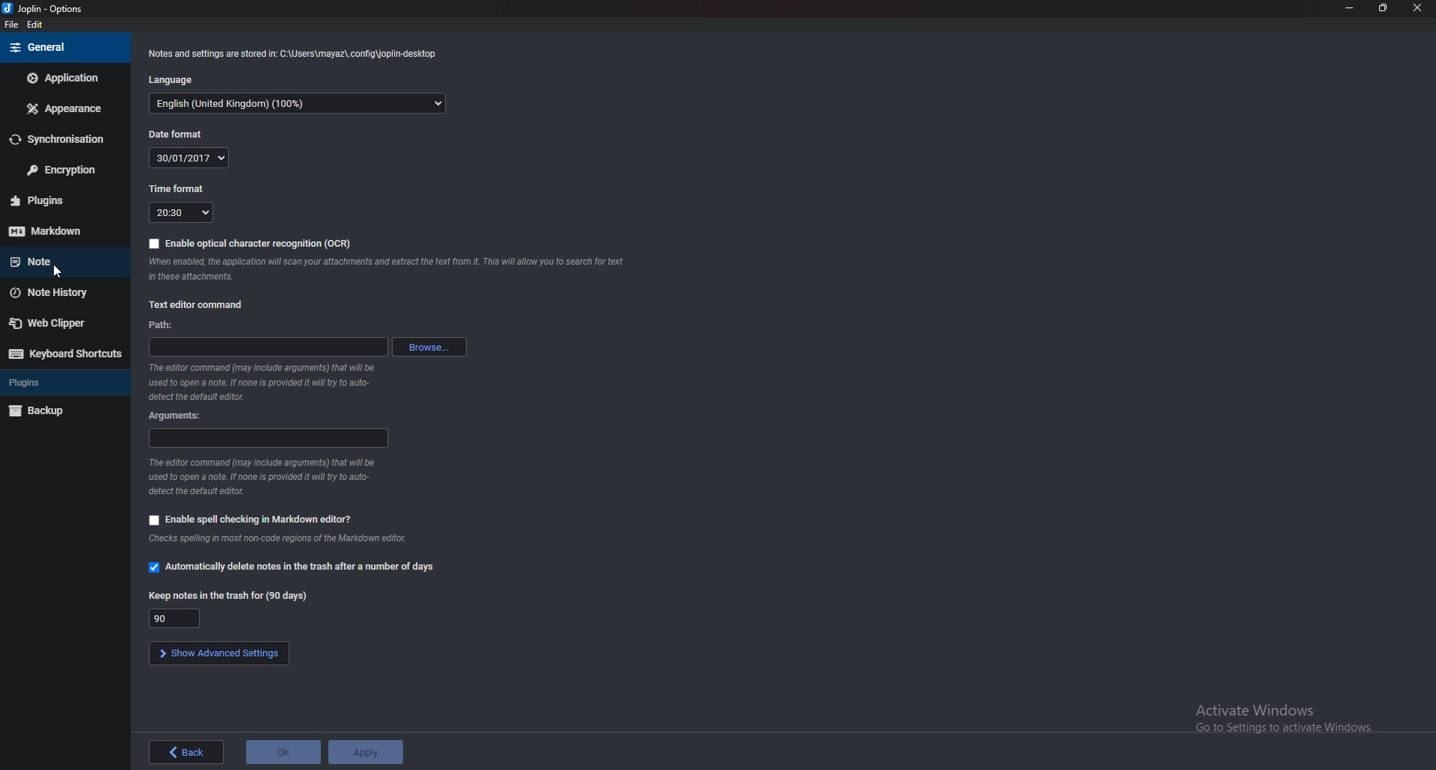  Describe the element at coordinates (38, 26) in the screenshot. I see `edit` at that location.